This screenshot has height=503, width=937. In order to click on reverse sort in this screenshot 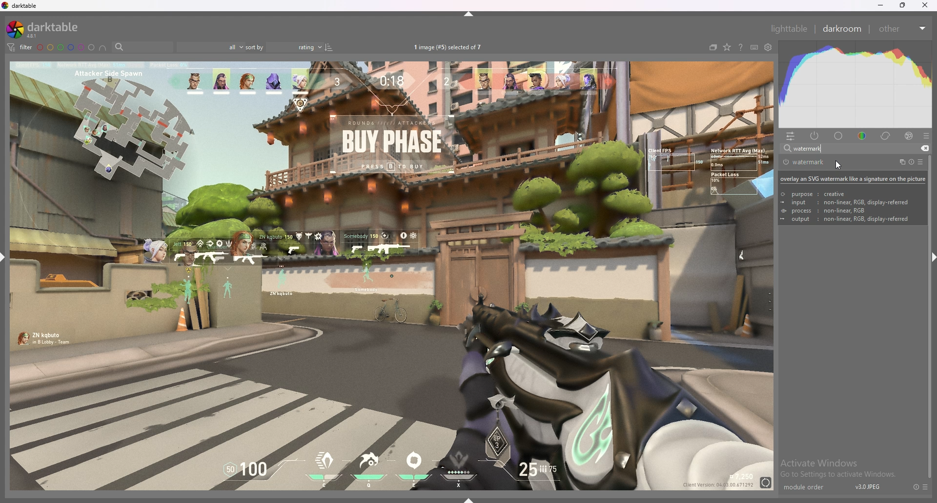, I will do `click(329, 47)`.